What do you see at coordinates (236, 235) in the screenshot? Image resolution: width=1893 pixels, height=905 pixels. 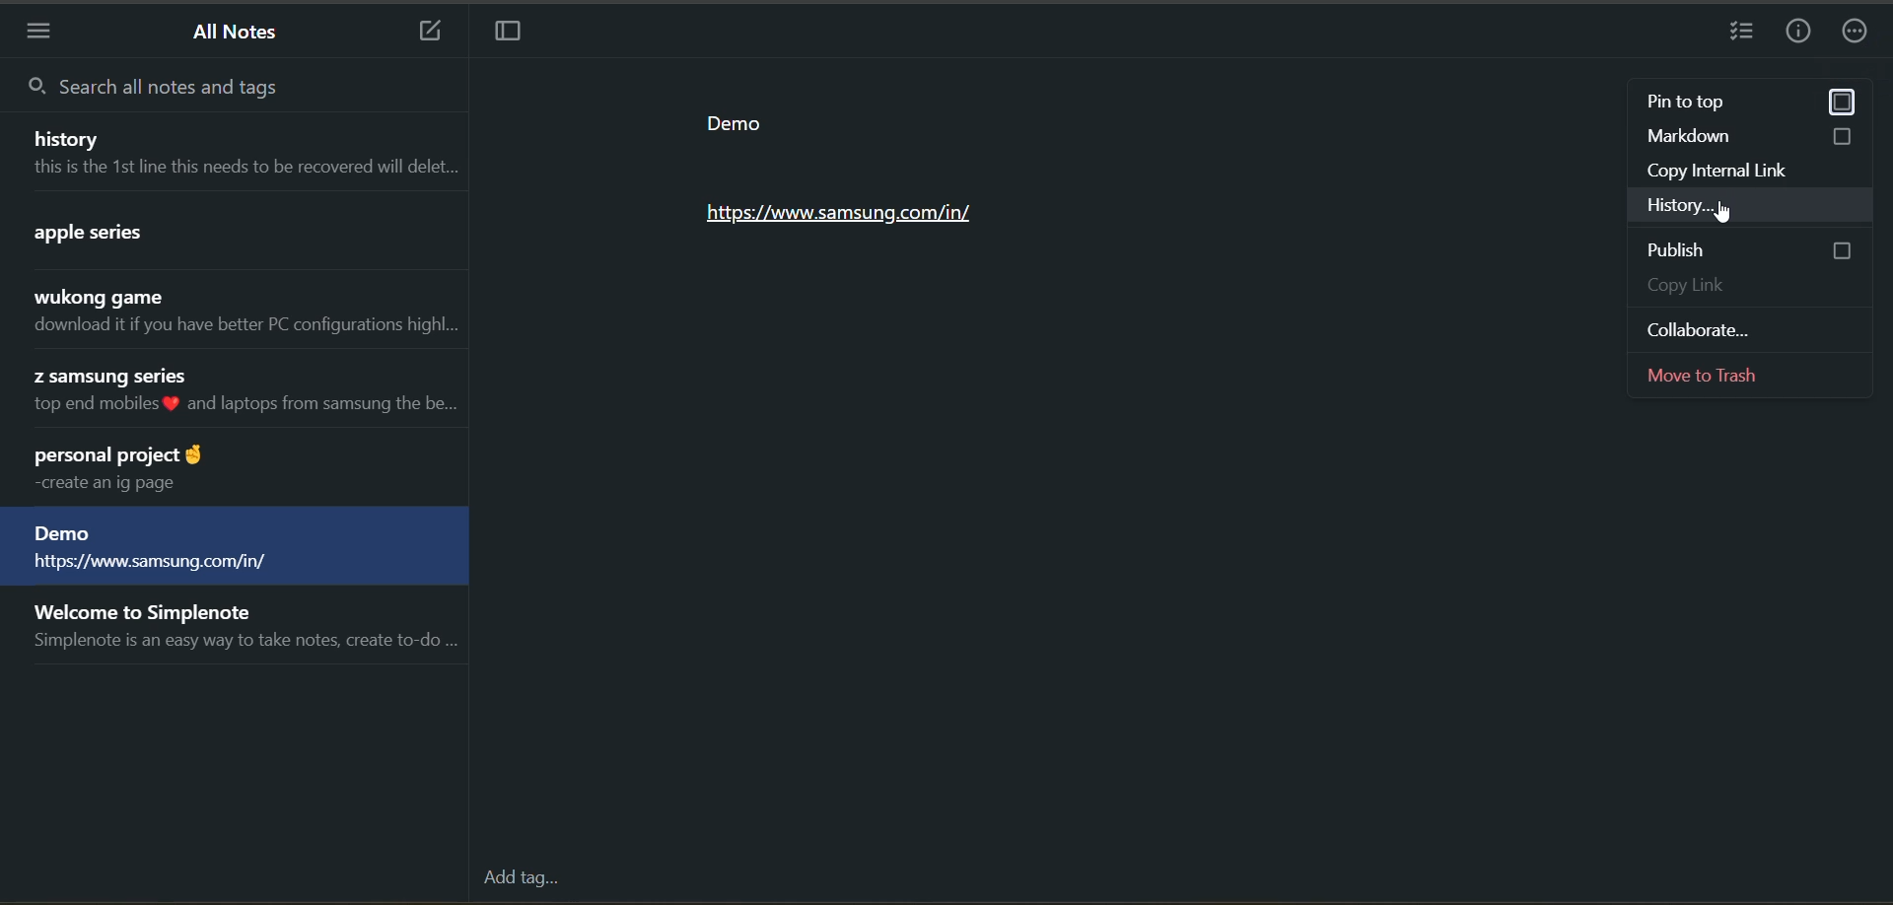 I see `note title and preview` at bounding box center [236, 235].